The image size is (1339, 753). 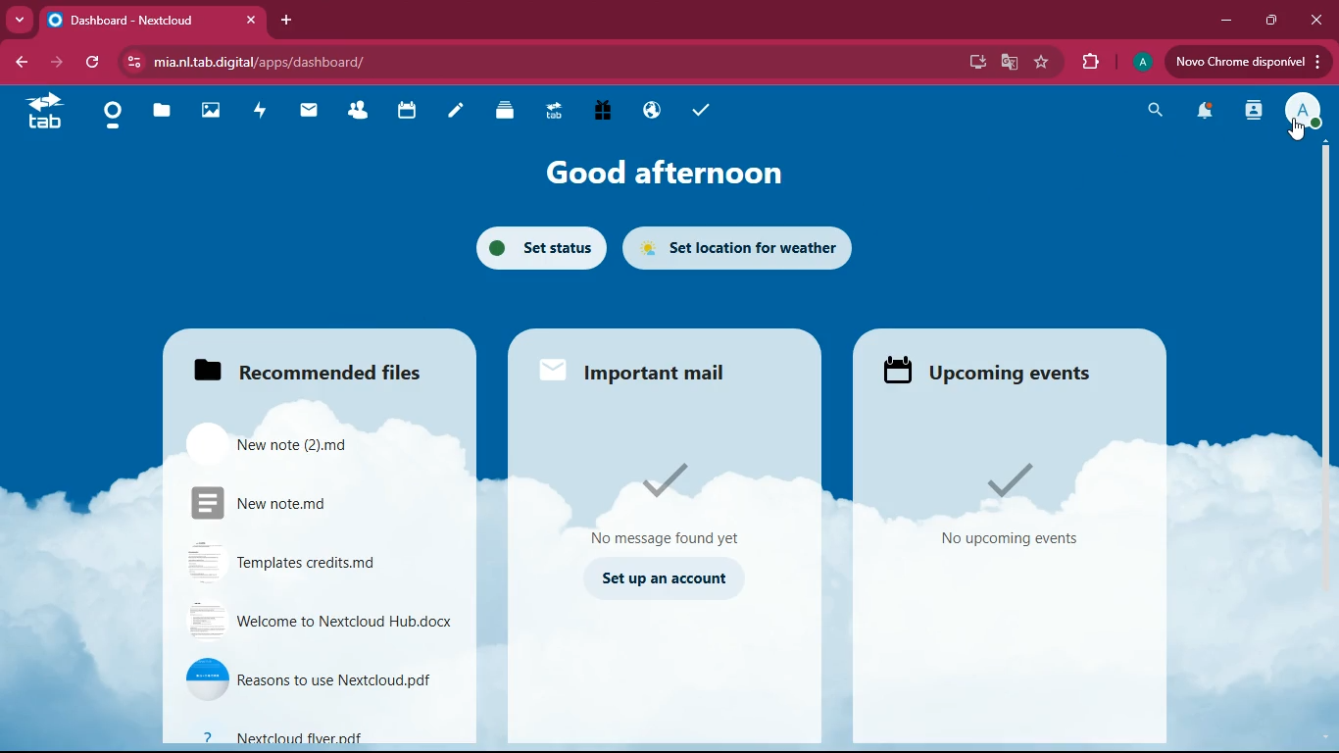 What do you see at coordinates (1302, 112) in the screenshot?
I see `profile` at bounding box center [1302, 112].